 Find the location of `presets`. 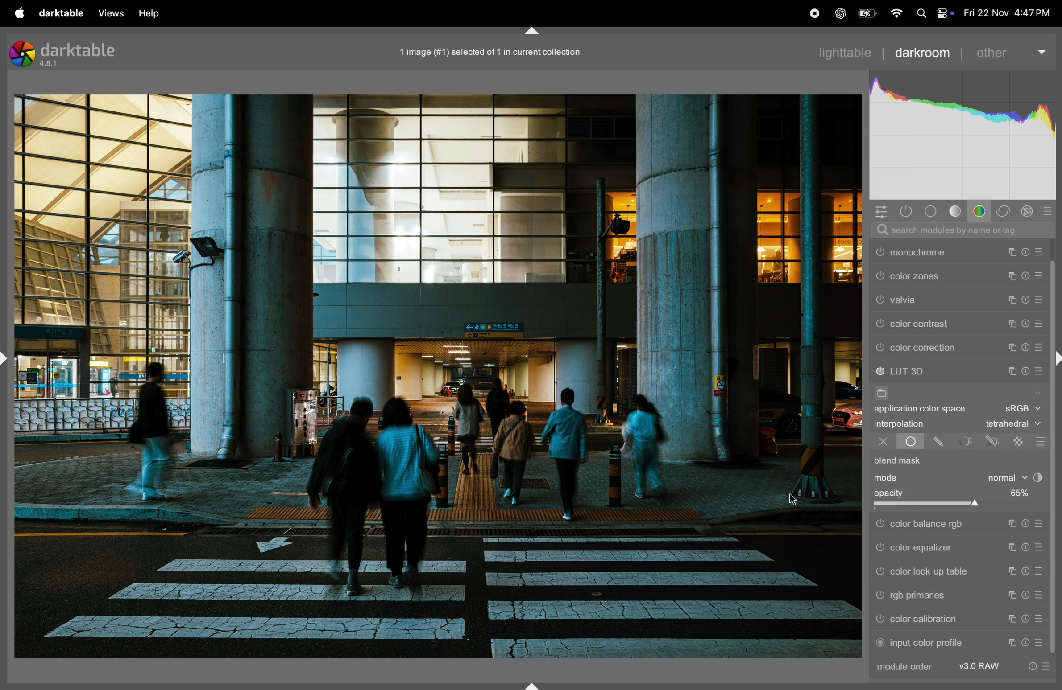

presets is located at coordinates (1038, 571).